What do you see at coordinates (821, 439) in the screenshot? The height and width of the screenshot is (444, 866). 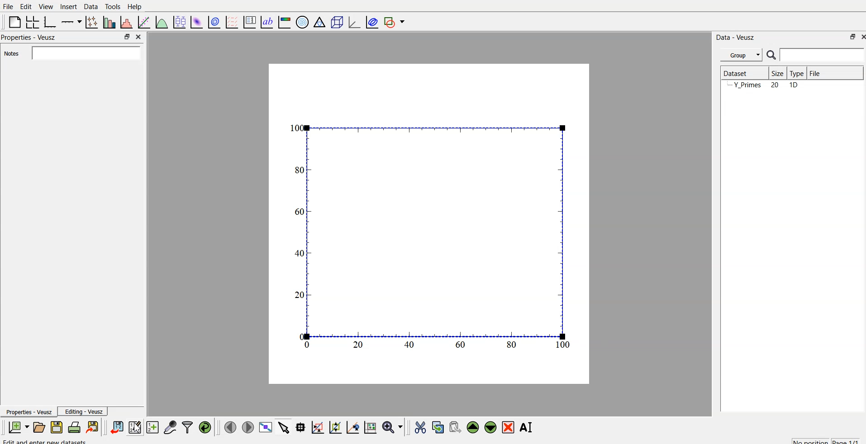 I see `no position page 1/1` at bounding box center [821, 439].